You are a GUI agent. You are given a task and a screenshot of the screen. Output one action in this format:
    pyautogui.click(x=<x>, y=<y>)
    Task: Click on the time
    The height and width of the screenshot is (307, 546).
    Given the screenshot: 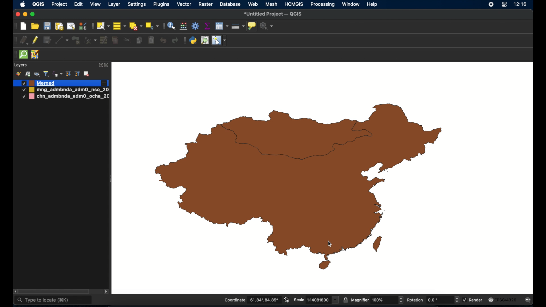 What is the action you would take?
    pyautogui.click(x=520, y=5)
    